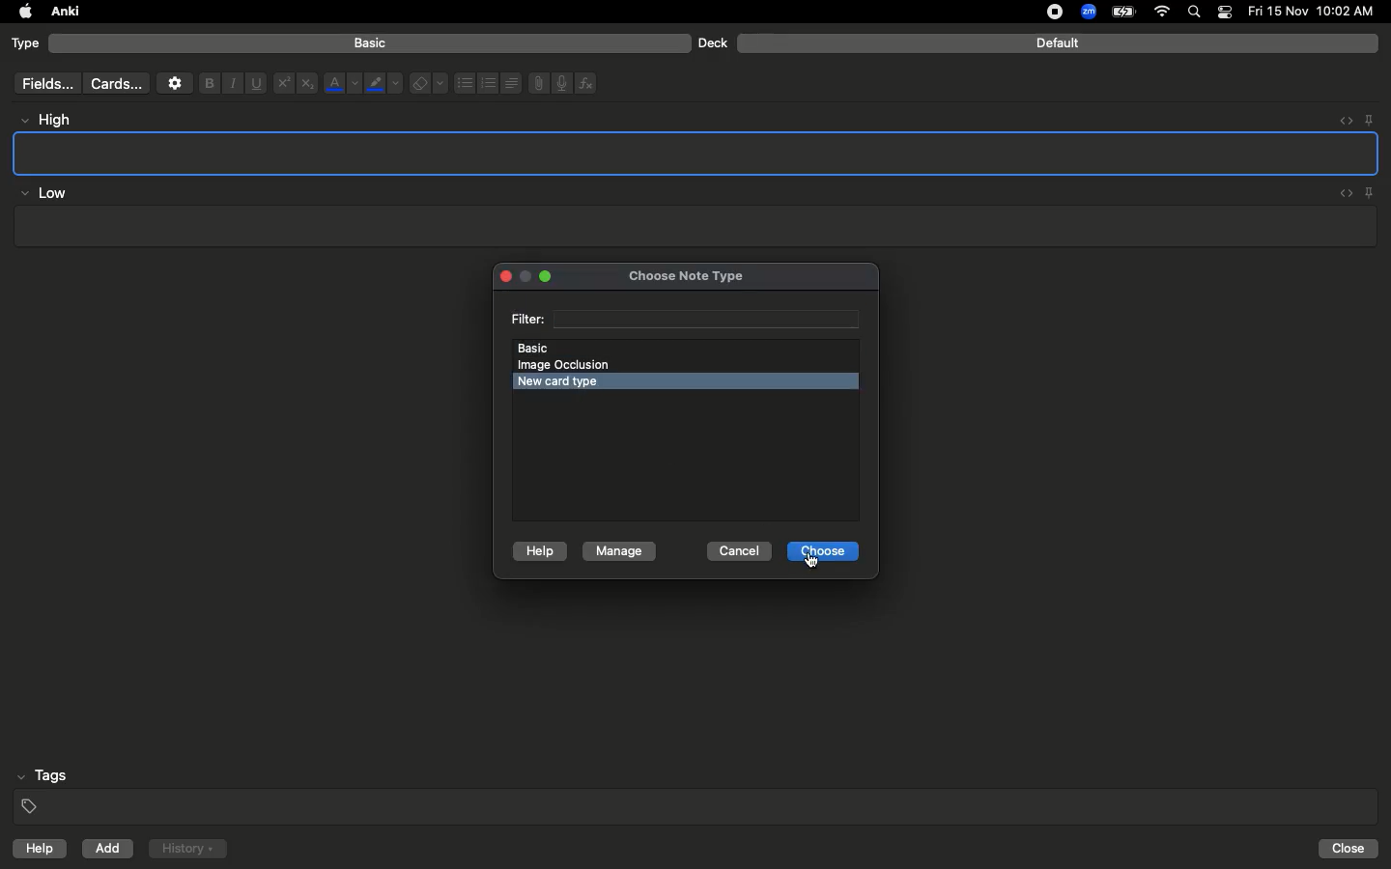  I want to click on Textbox, so click(693, 227).